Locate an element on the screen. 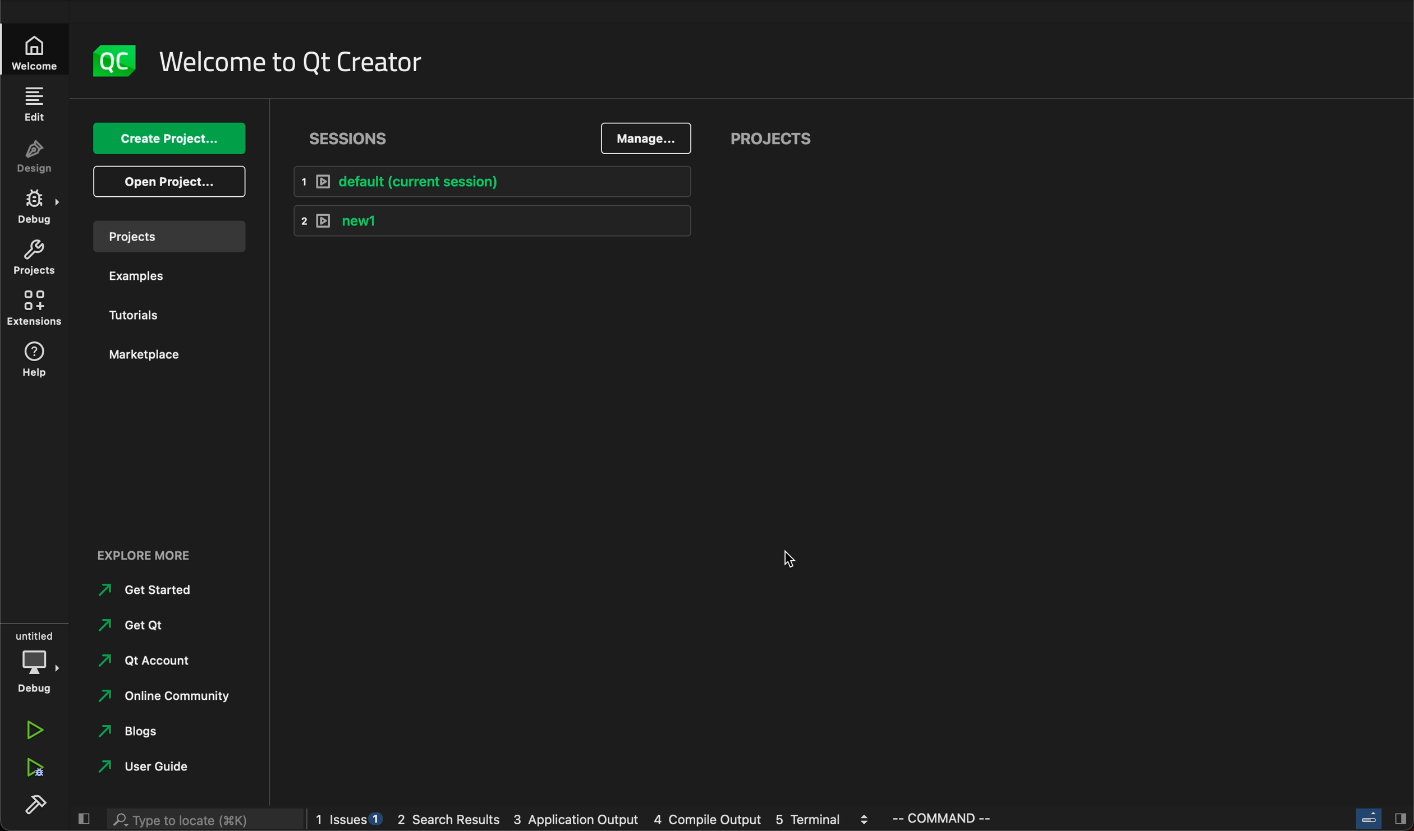 Image resolution: width=1414 pixels, height=831 pixels. community is located at coordinates (176, 696).